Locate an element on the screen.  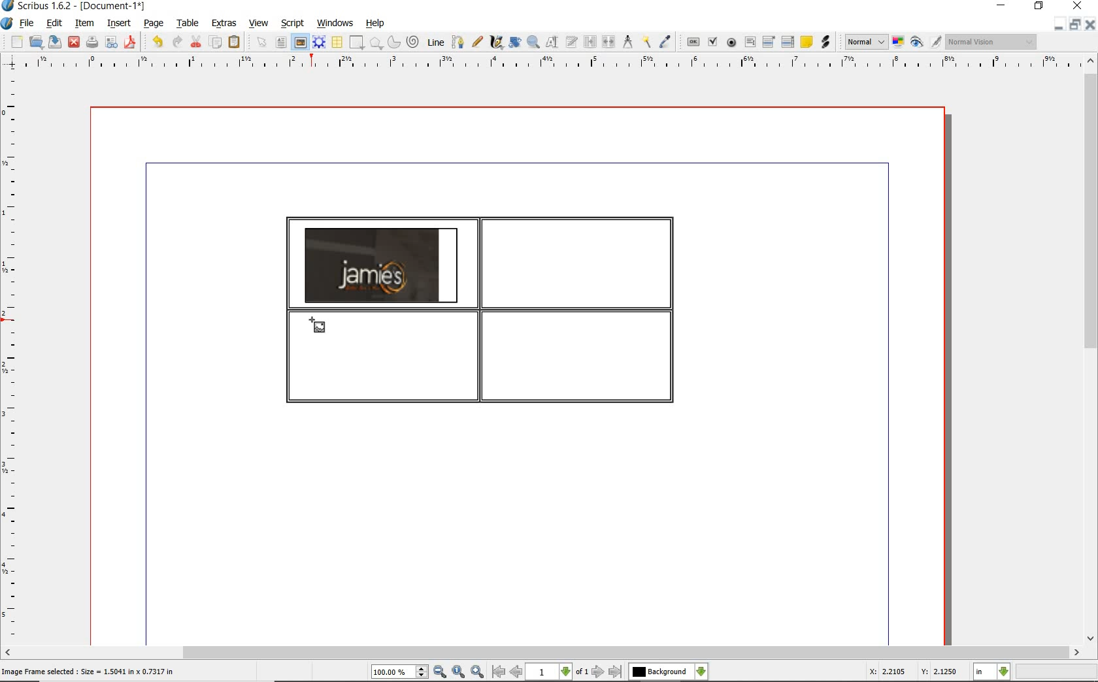
close is located at coordinates (73, 41).